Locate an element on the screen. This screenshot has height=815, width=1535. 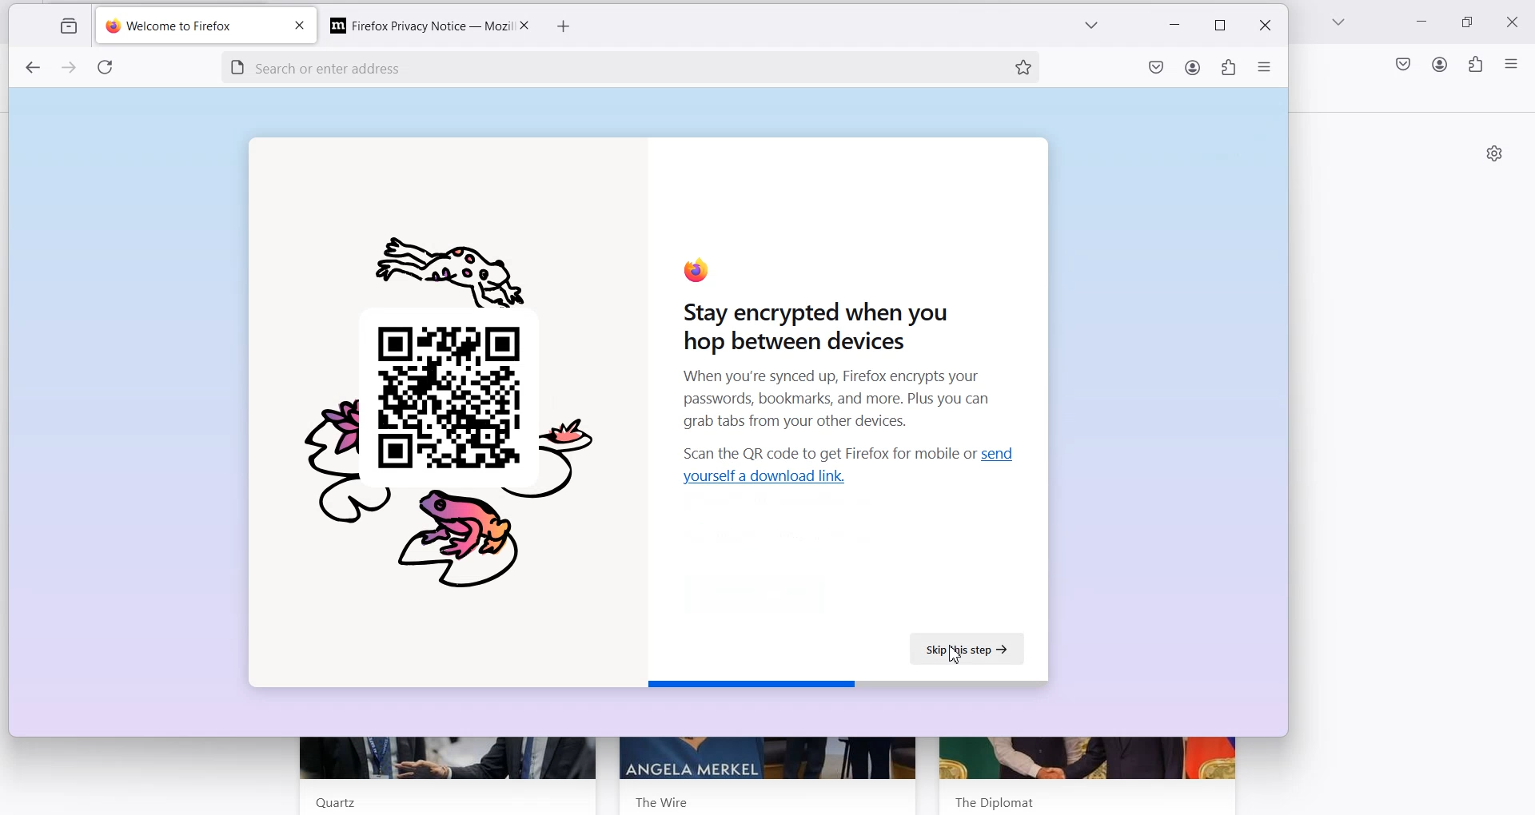
Quartz is located at coordinates (329, 802).